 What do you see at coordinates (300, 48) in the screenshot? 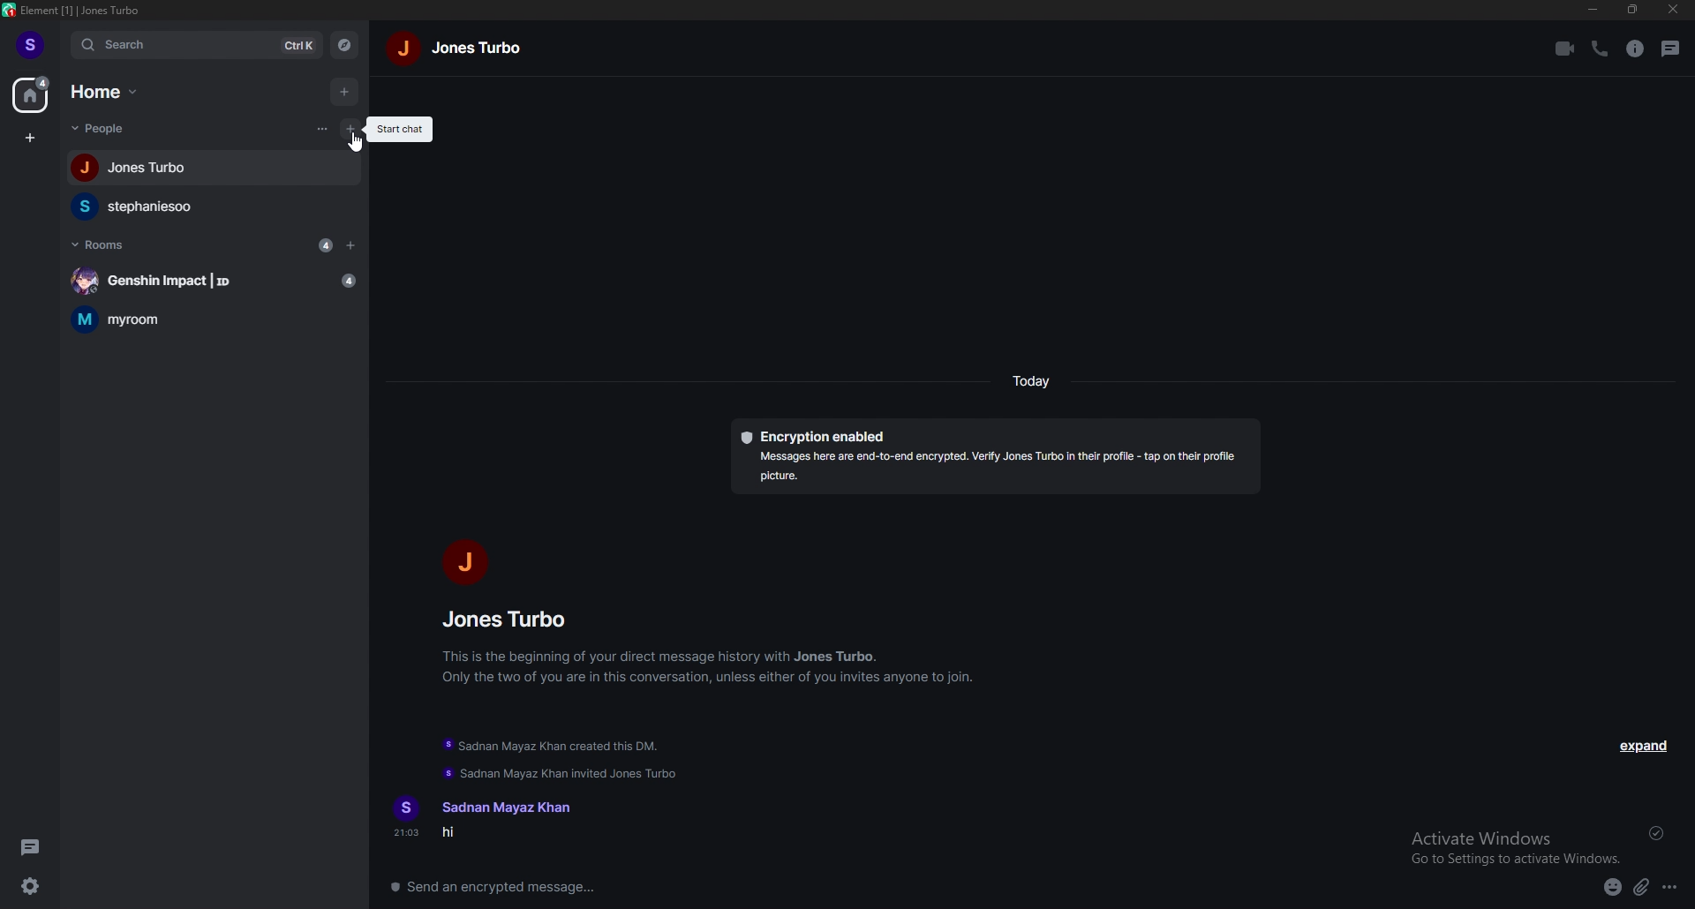
I see `ctrl k` at bounding box center [300, 48].